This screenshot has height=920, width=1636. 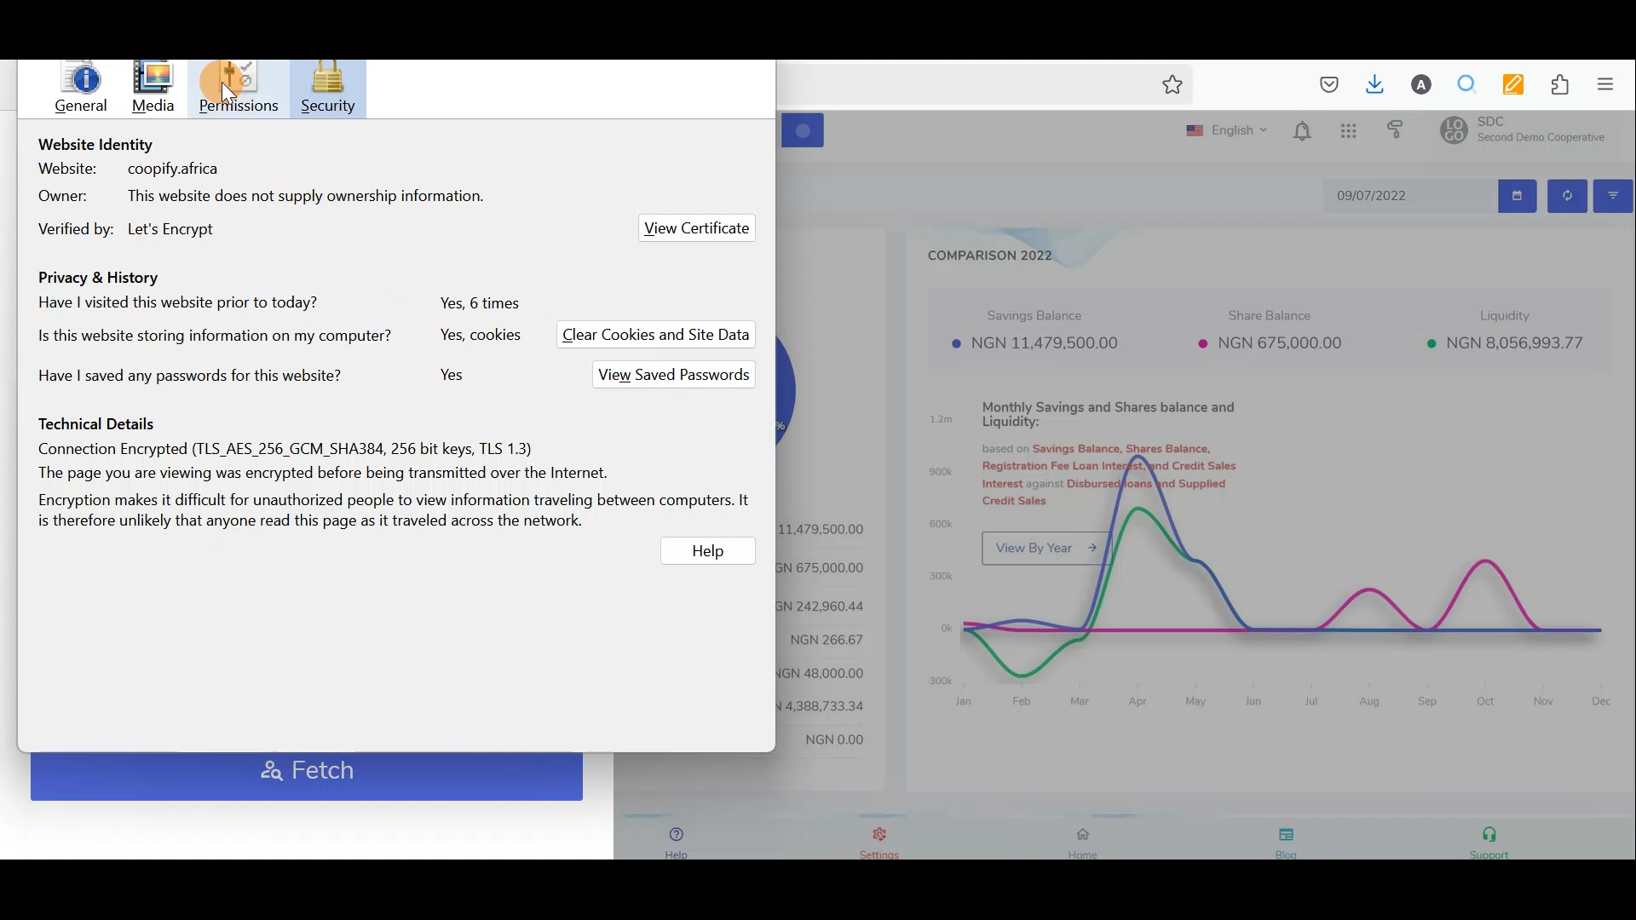 What do you see at coordinates (241, 84) in the screenshot?
I see `Permissions` at bounding box center [241, 84].